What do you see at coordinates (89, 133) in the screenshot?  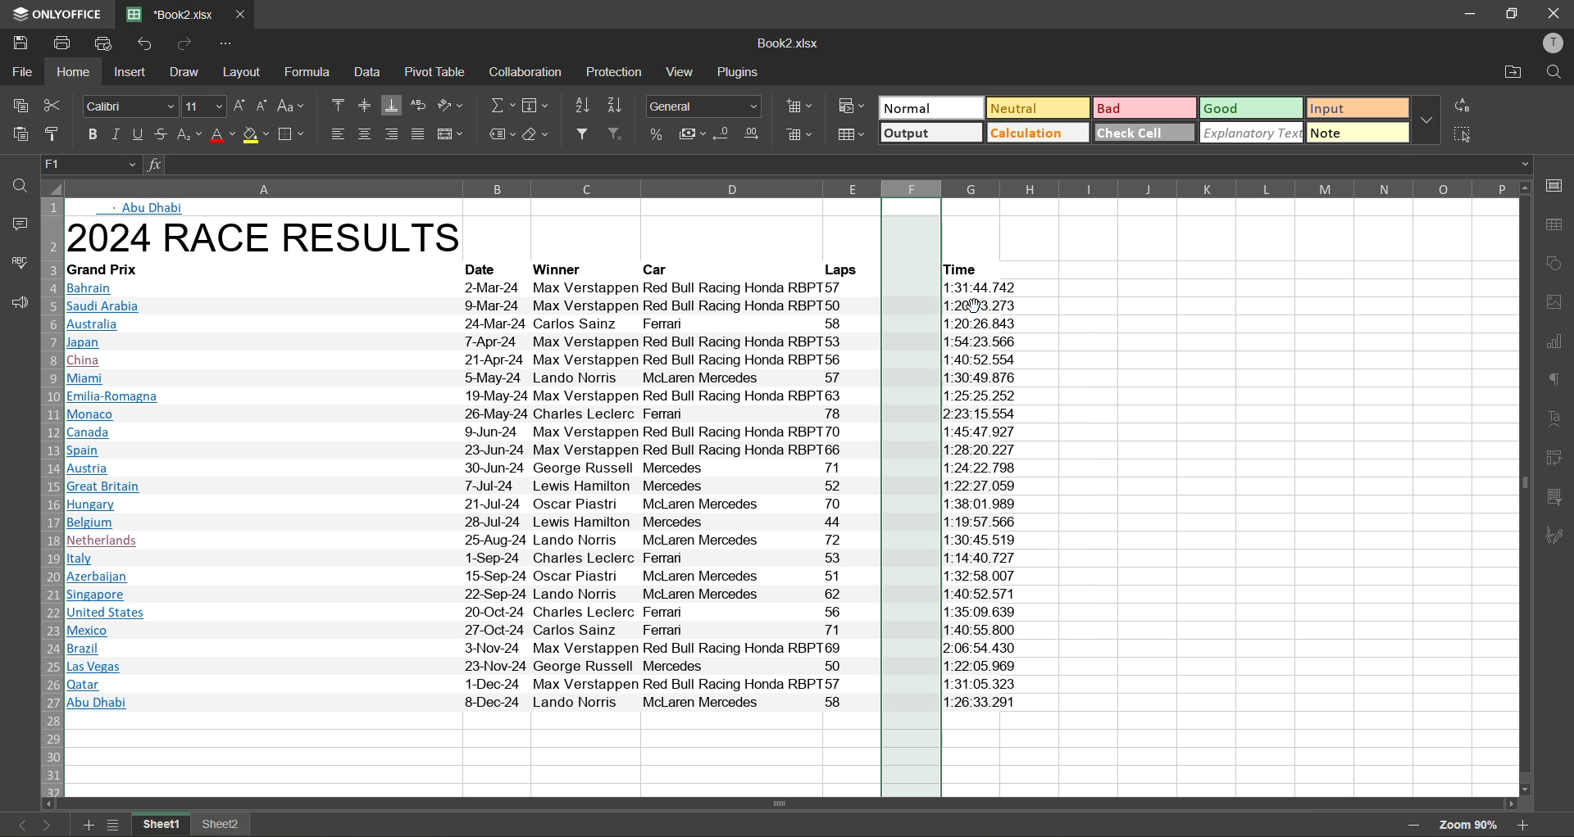 I see `bold` at bounding box center [89, 133].